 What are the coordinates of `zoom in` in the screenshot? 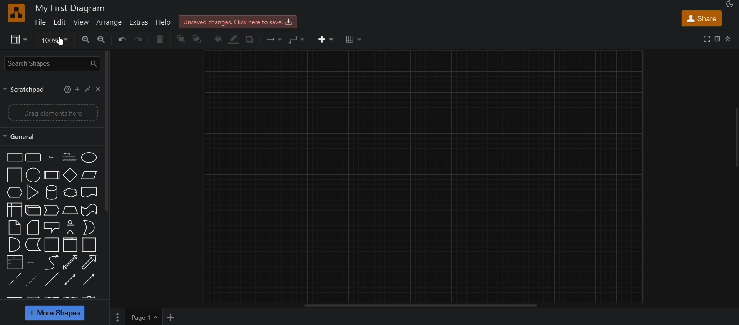 It's located at (104, 39).